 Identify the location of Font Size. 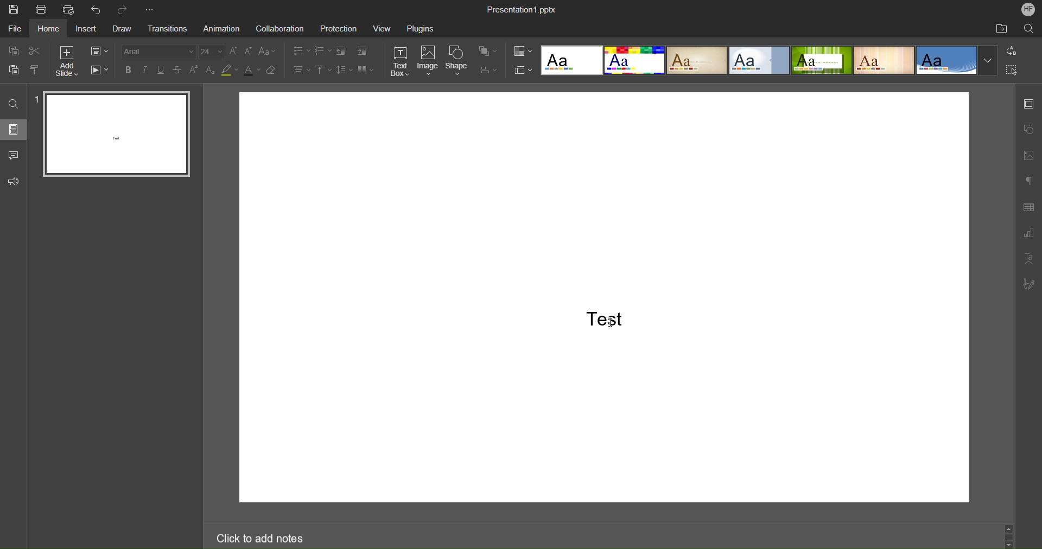
(212, 52).